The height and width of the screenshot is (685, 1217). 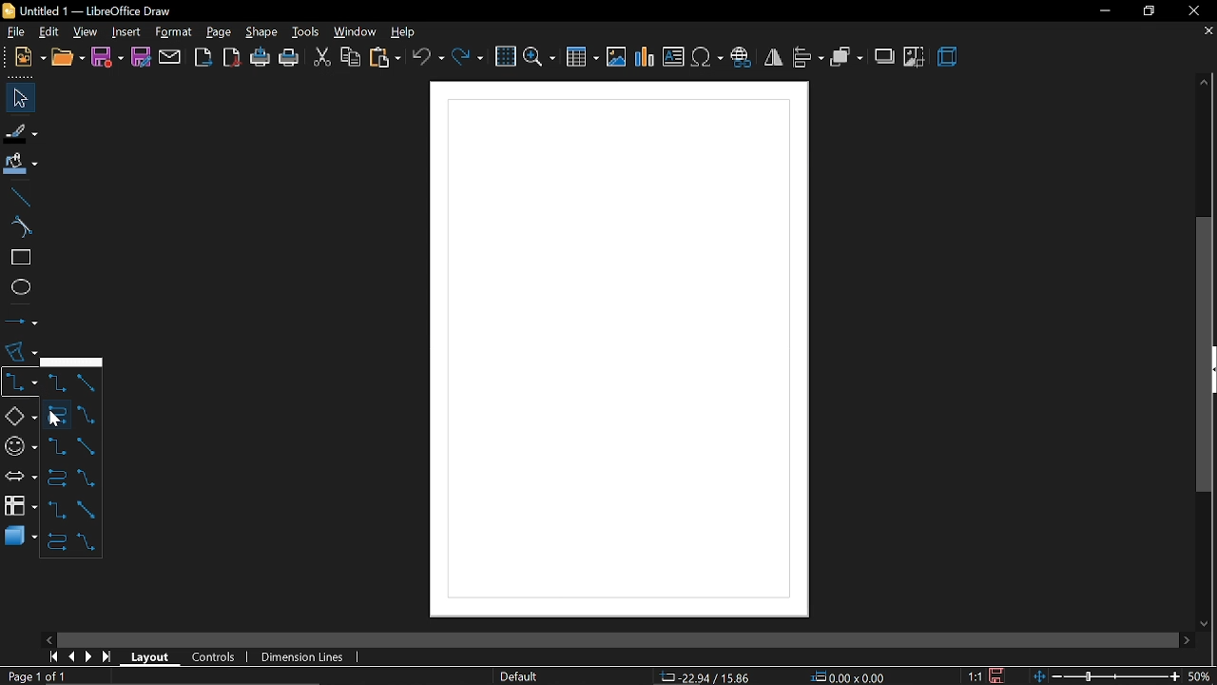 I want to click on export as pdf, so click(x=232, y=59).